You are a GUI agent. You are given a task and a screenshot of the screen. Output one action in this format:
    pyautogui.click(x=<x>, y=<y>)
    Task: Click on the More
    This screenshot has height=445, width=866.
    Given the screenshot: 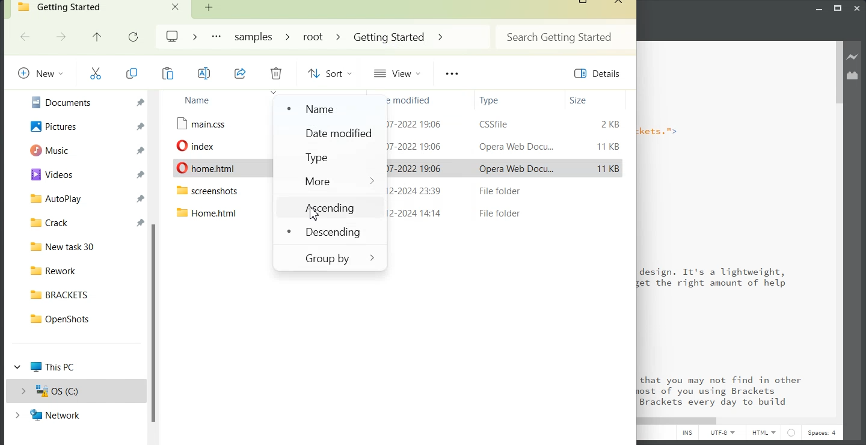 What is the action you would take?
    pyautogui.click(x=215, y=37)
    